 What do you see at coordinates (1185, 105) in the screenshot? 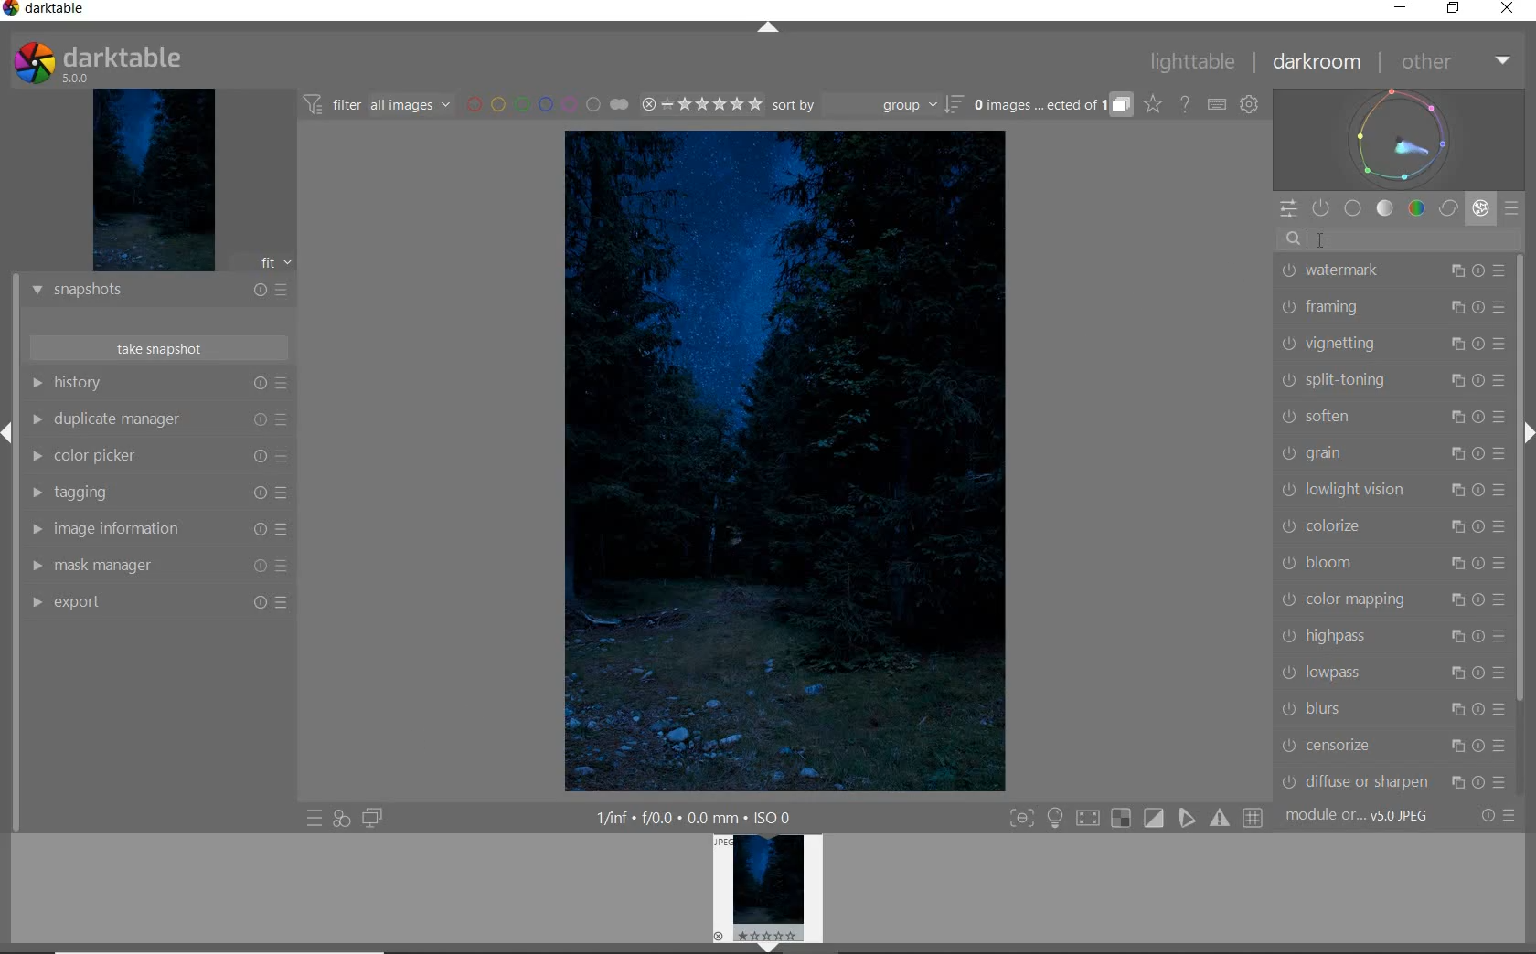
I see `HELP ONLINE` at bounding box center [1185, 105].